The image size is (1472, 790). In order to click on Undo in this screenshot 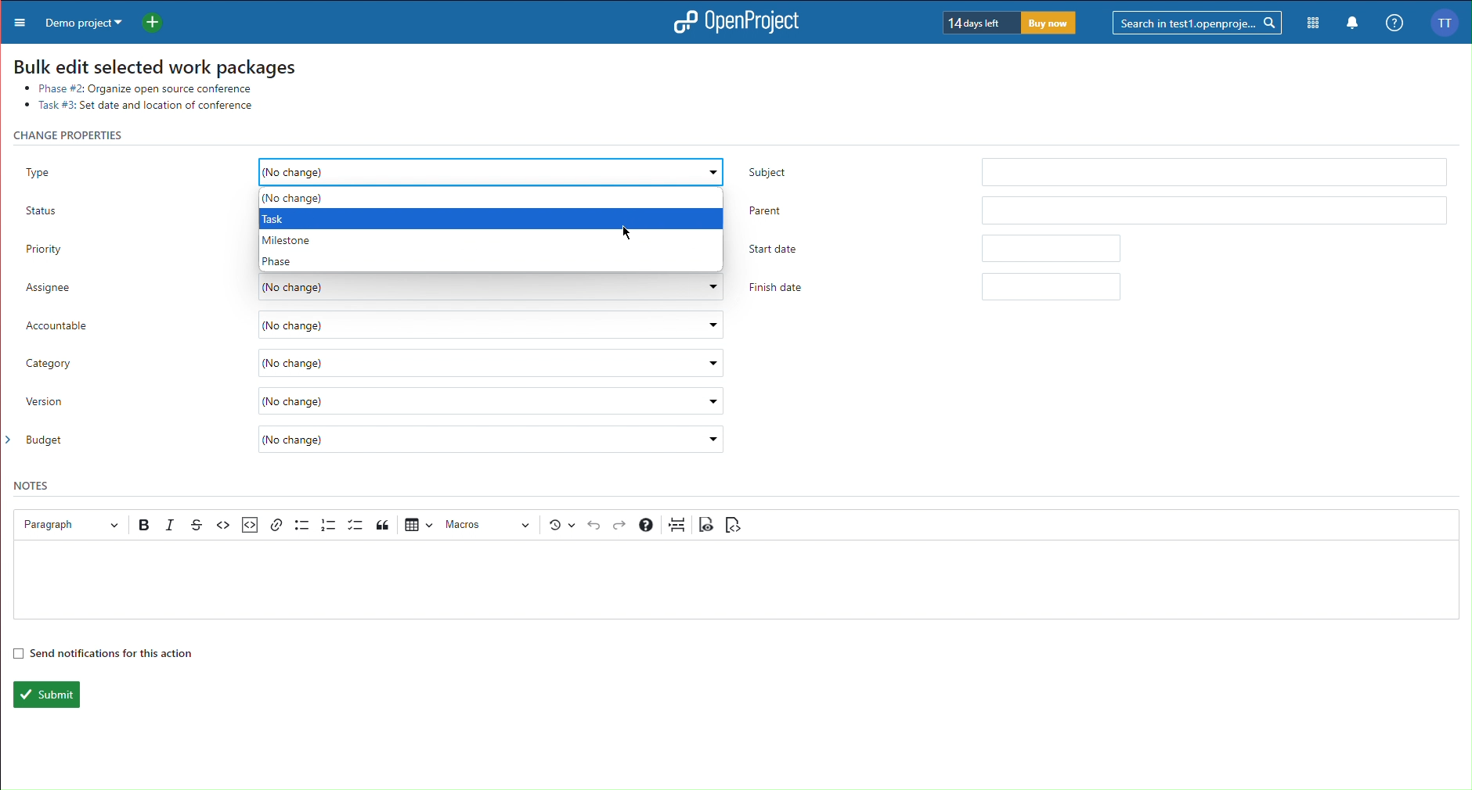, I will do `click(594, 526)`.